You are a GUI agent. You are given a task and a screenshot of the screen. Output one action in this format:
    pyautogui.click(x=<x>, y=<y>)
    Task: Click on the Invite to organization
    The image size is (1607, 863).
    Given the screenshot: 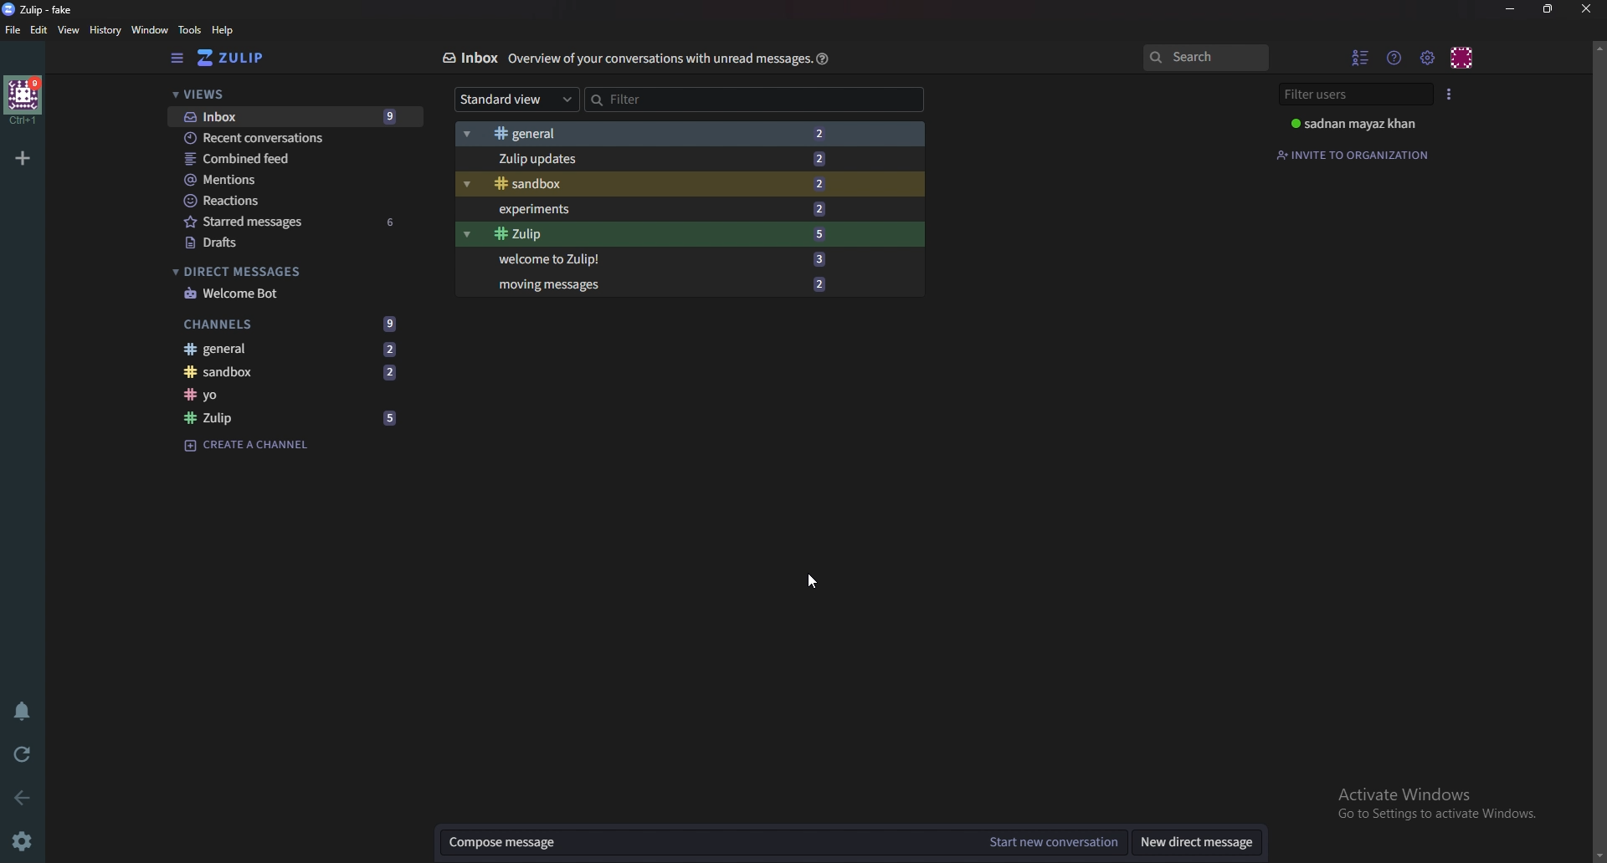 What is the action you would take?
    pyautogui.click(x=1353, y=152)
    